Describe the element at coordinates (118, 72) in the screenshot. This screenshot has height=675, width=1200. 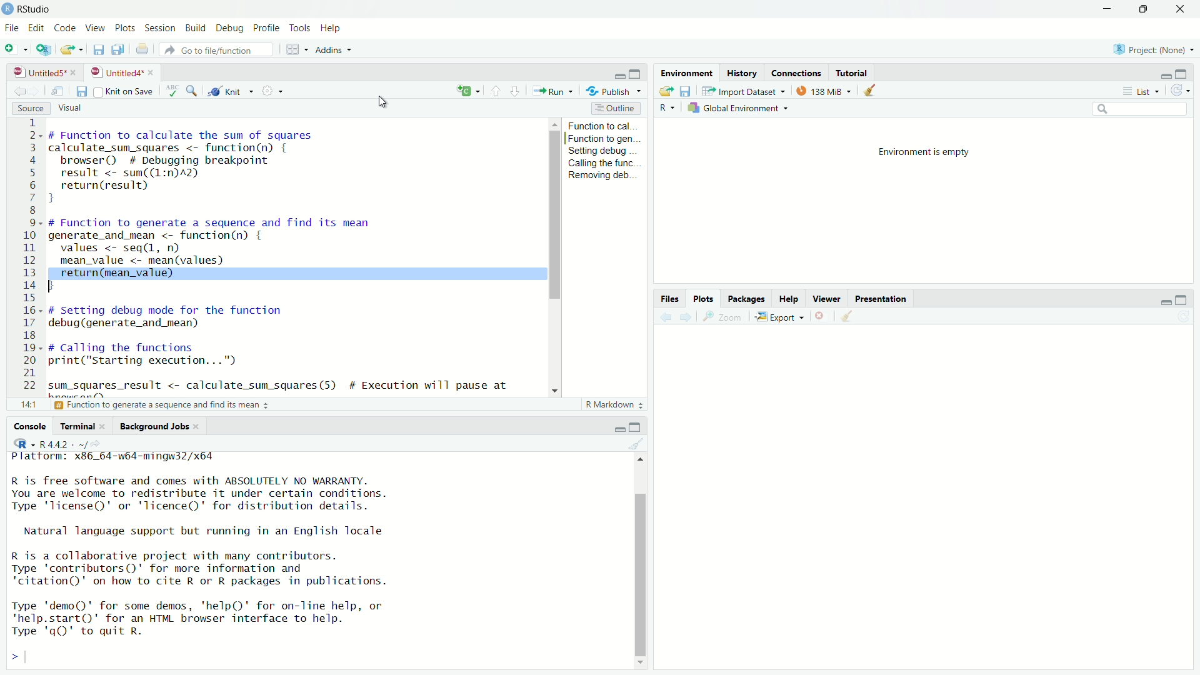
I see `untitled4` at that location.